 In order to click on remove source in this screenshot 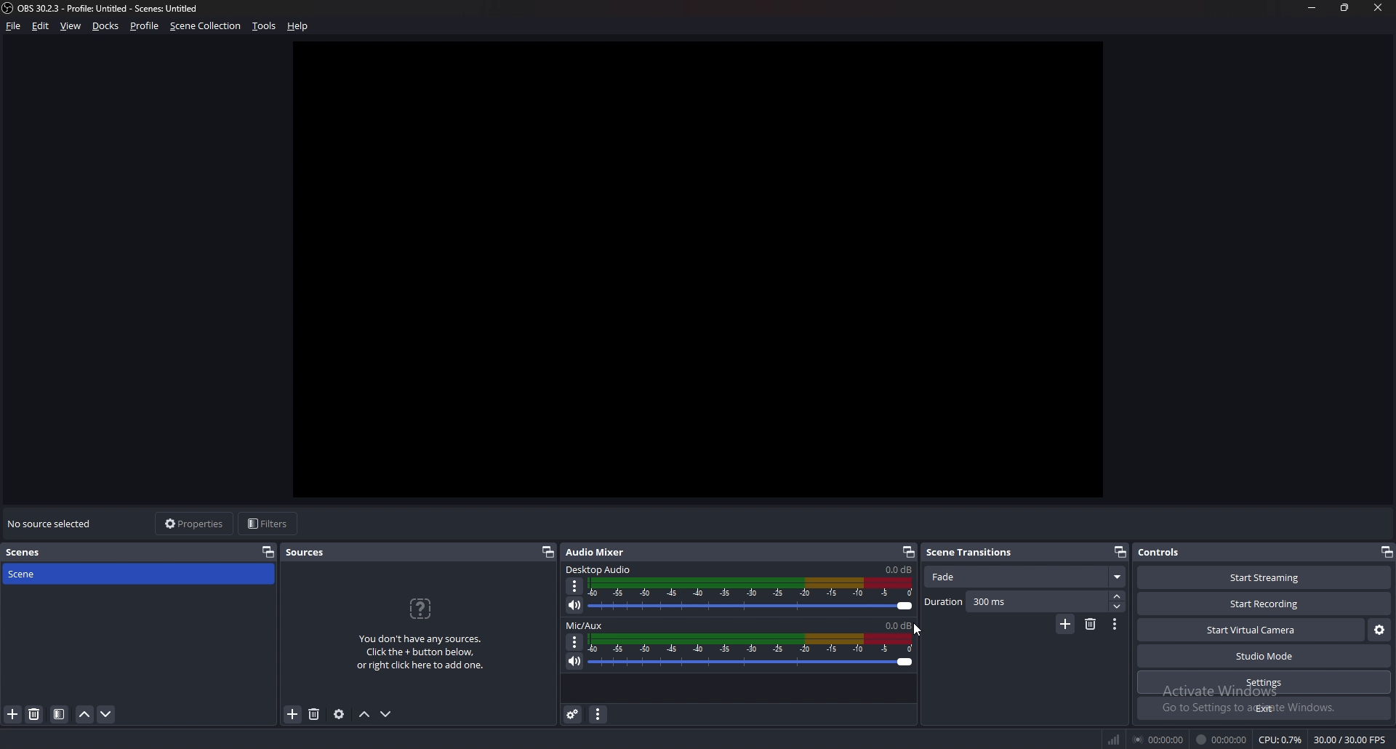, I will do `click(314, 714)`.